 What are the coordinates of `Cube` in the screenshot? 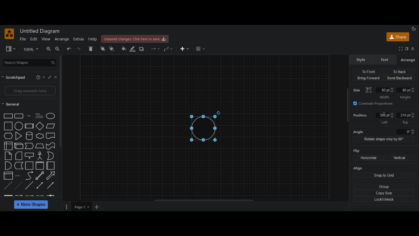 It's located at (29, 126).